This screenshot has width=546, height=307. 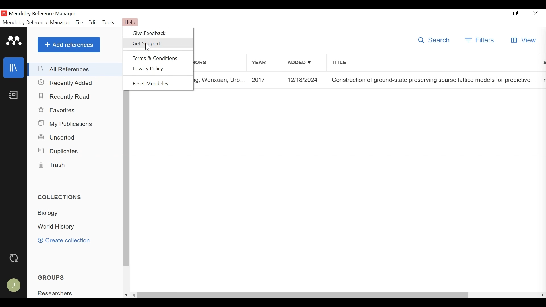 What do you see at coordinates (69, 45) in the screenshot?
I see `Add References` at bounding box center [69, 45].